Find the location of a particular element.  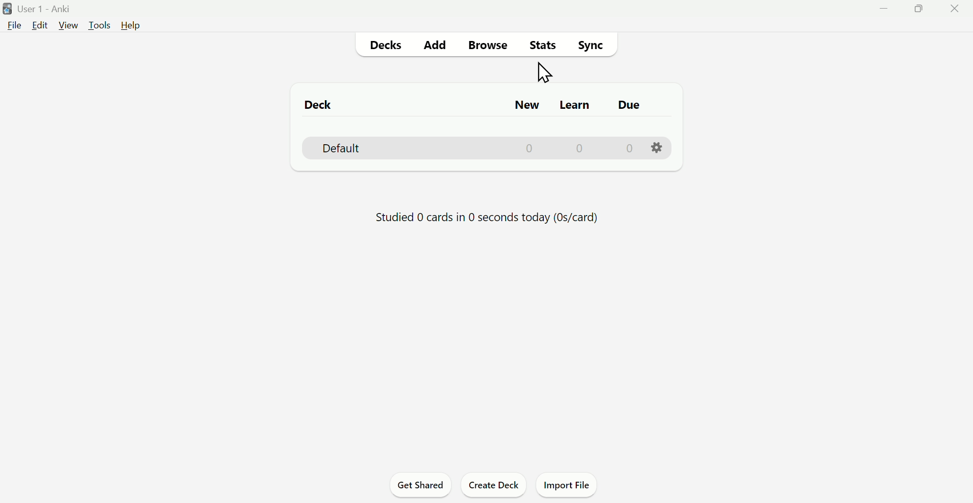

Help is located at coordinates (131, 25).